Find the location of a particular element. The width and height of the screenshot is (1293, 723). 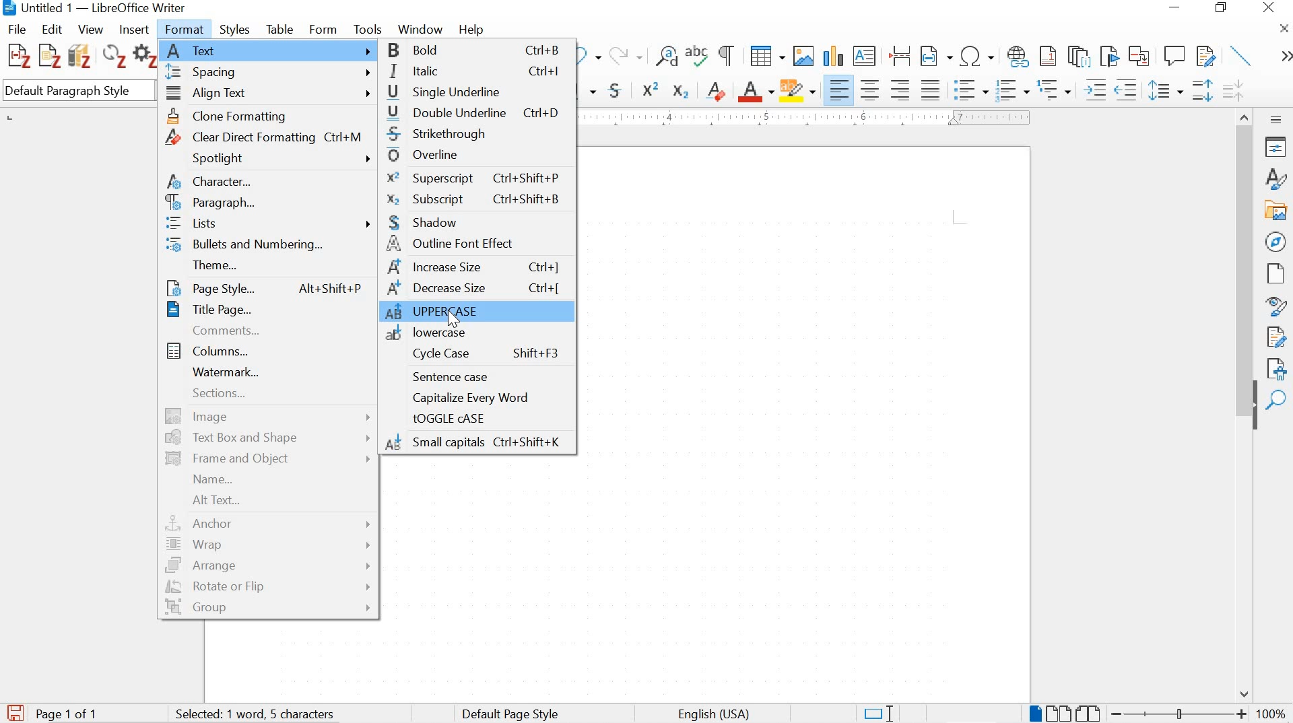

minimize is located at coordinates (1173, 7).